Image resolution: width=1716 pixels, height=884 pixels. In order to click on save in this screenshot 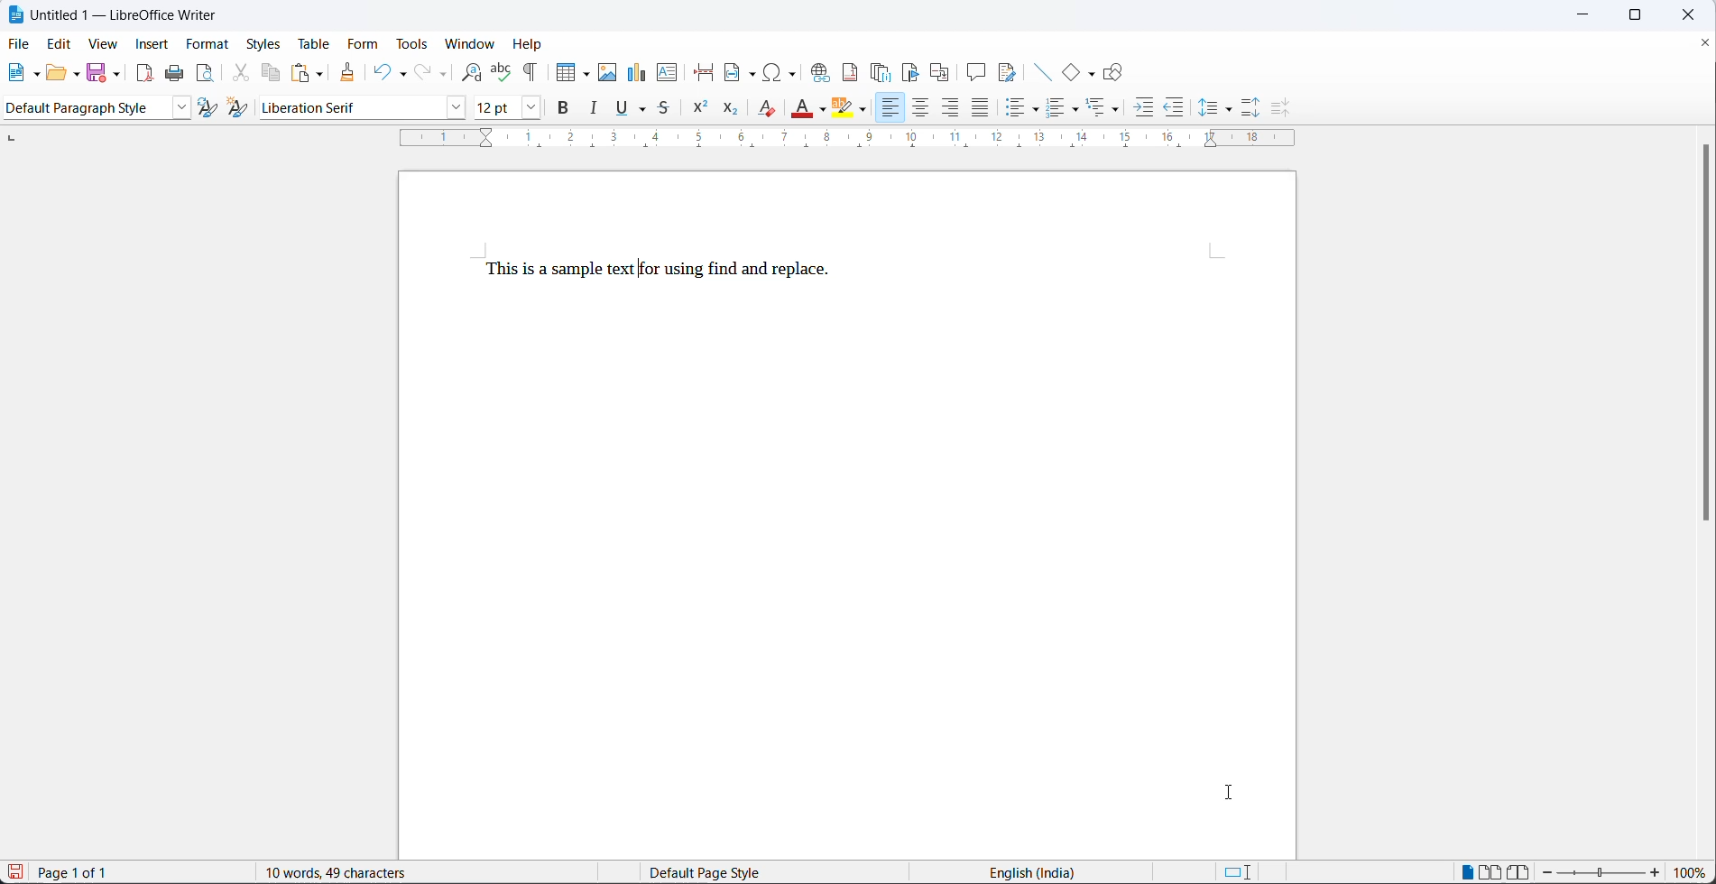, I will do `click(97, 71)`.